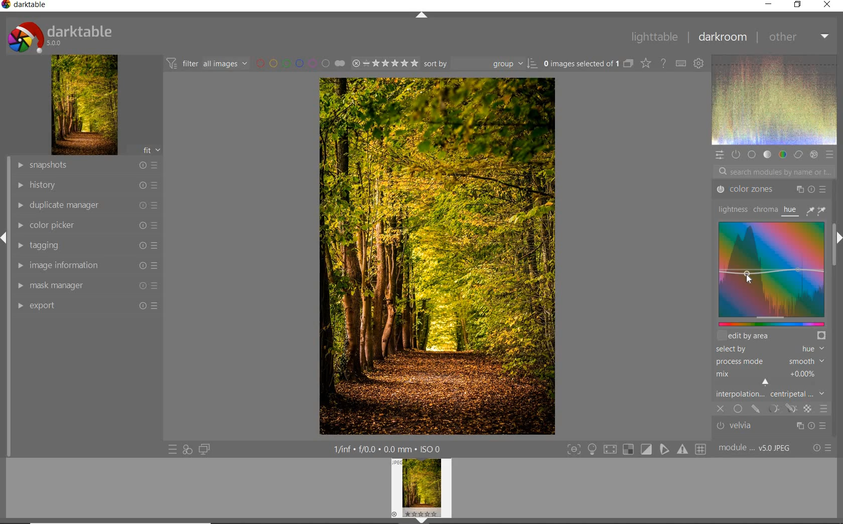 The width and height of the screenshot is (843, 524). I want to click on IMAGE PREVIEW, so click(421, 491).